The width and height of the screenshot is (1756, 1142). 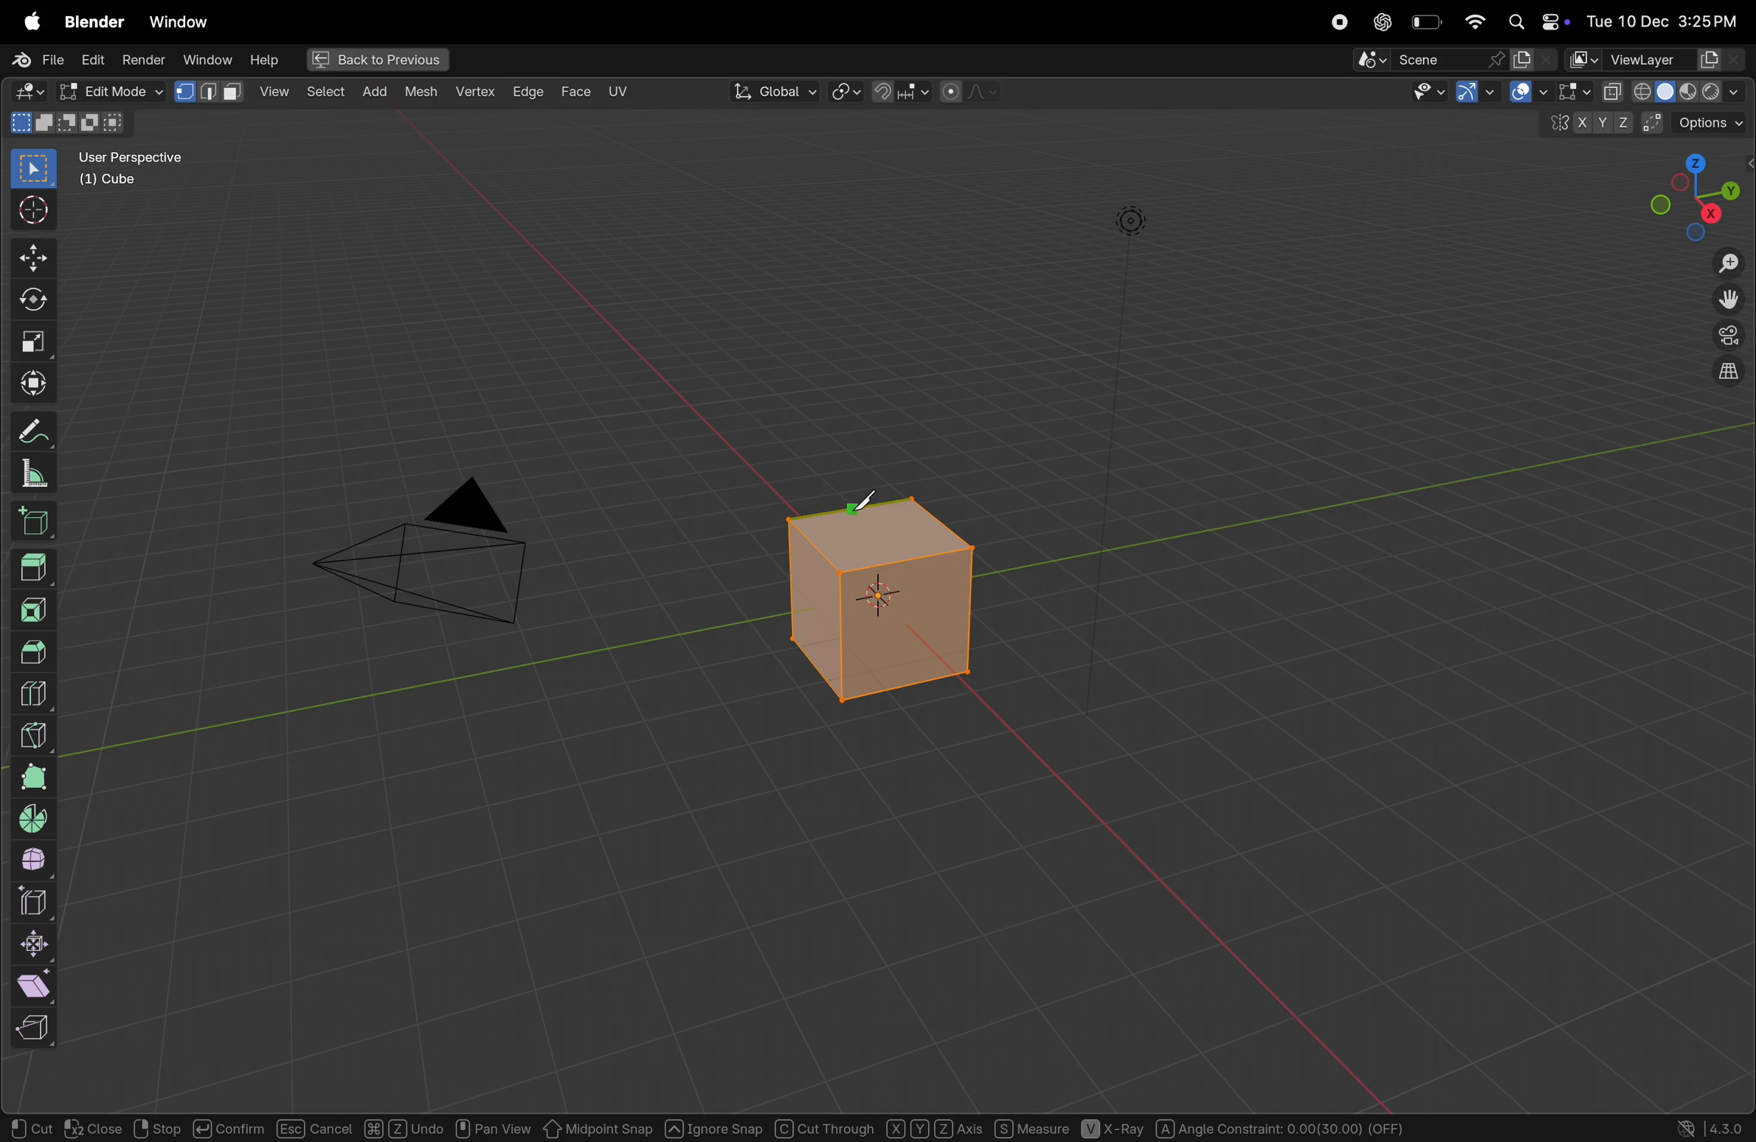 I want to click on toggle camera, so click(x=1726, y=336).